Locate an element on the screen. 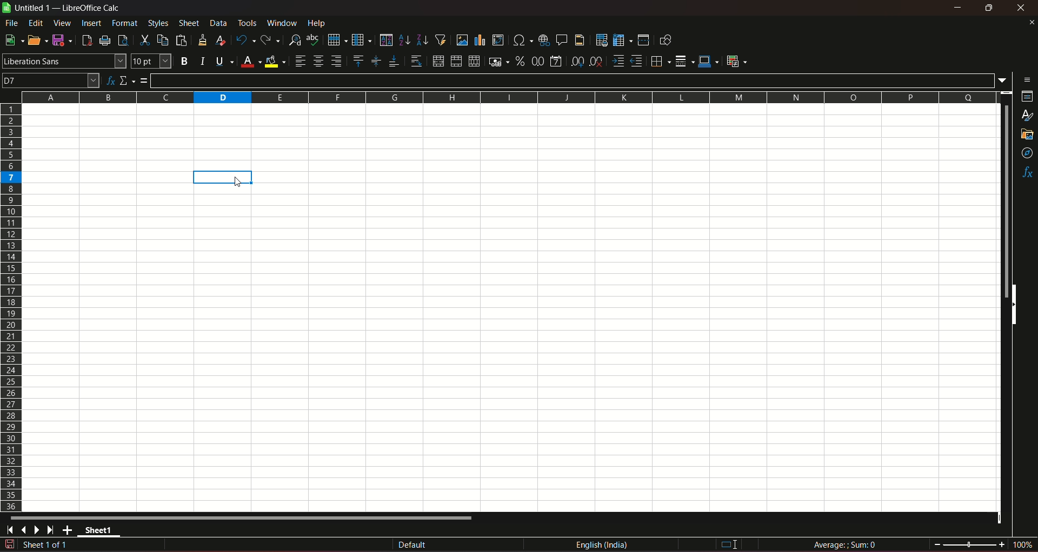  cursor is located at coordinates (238, 183).